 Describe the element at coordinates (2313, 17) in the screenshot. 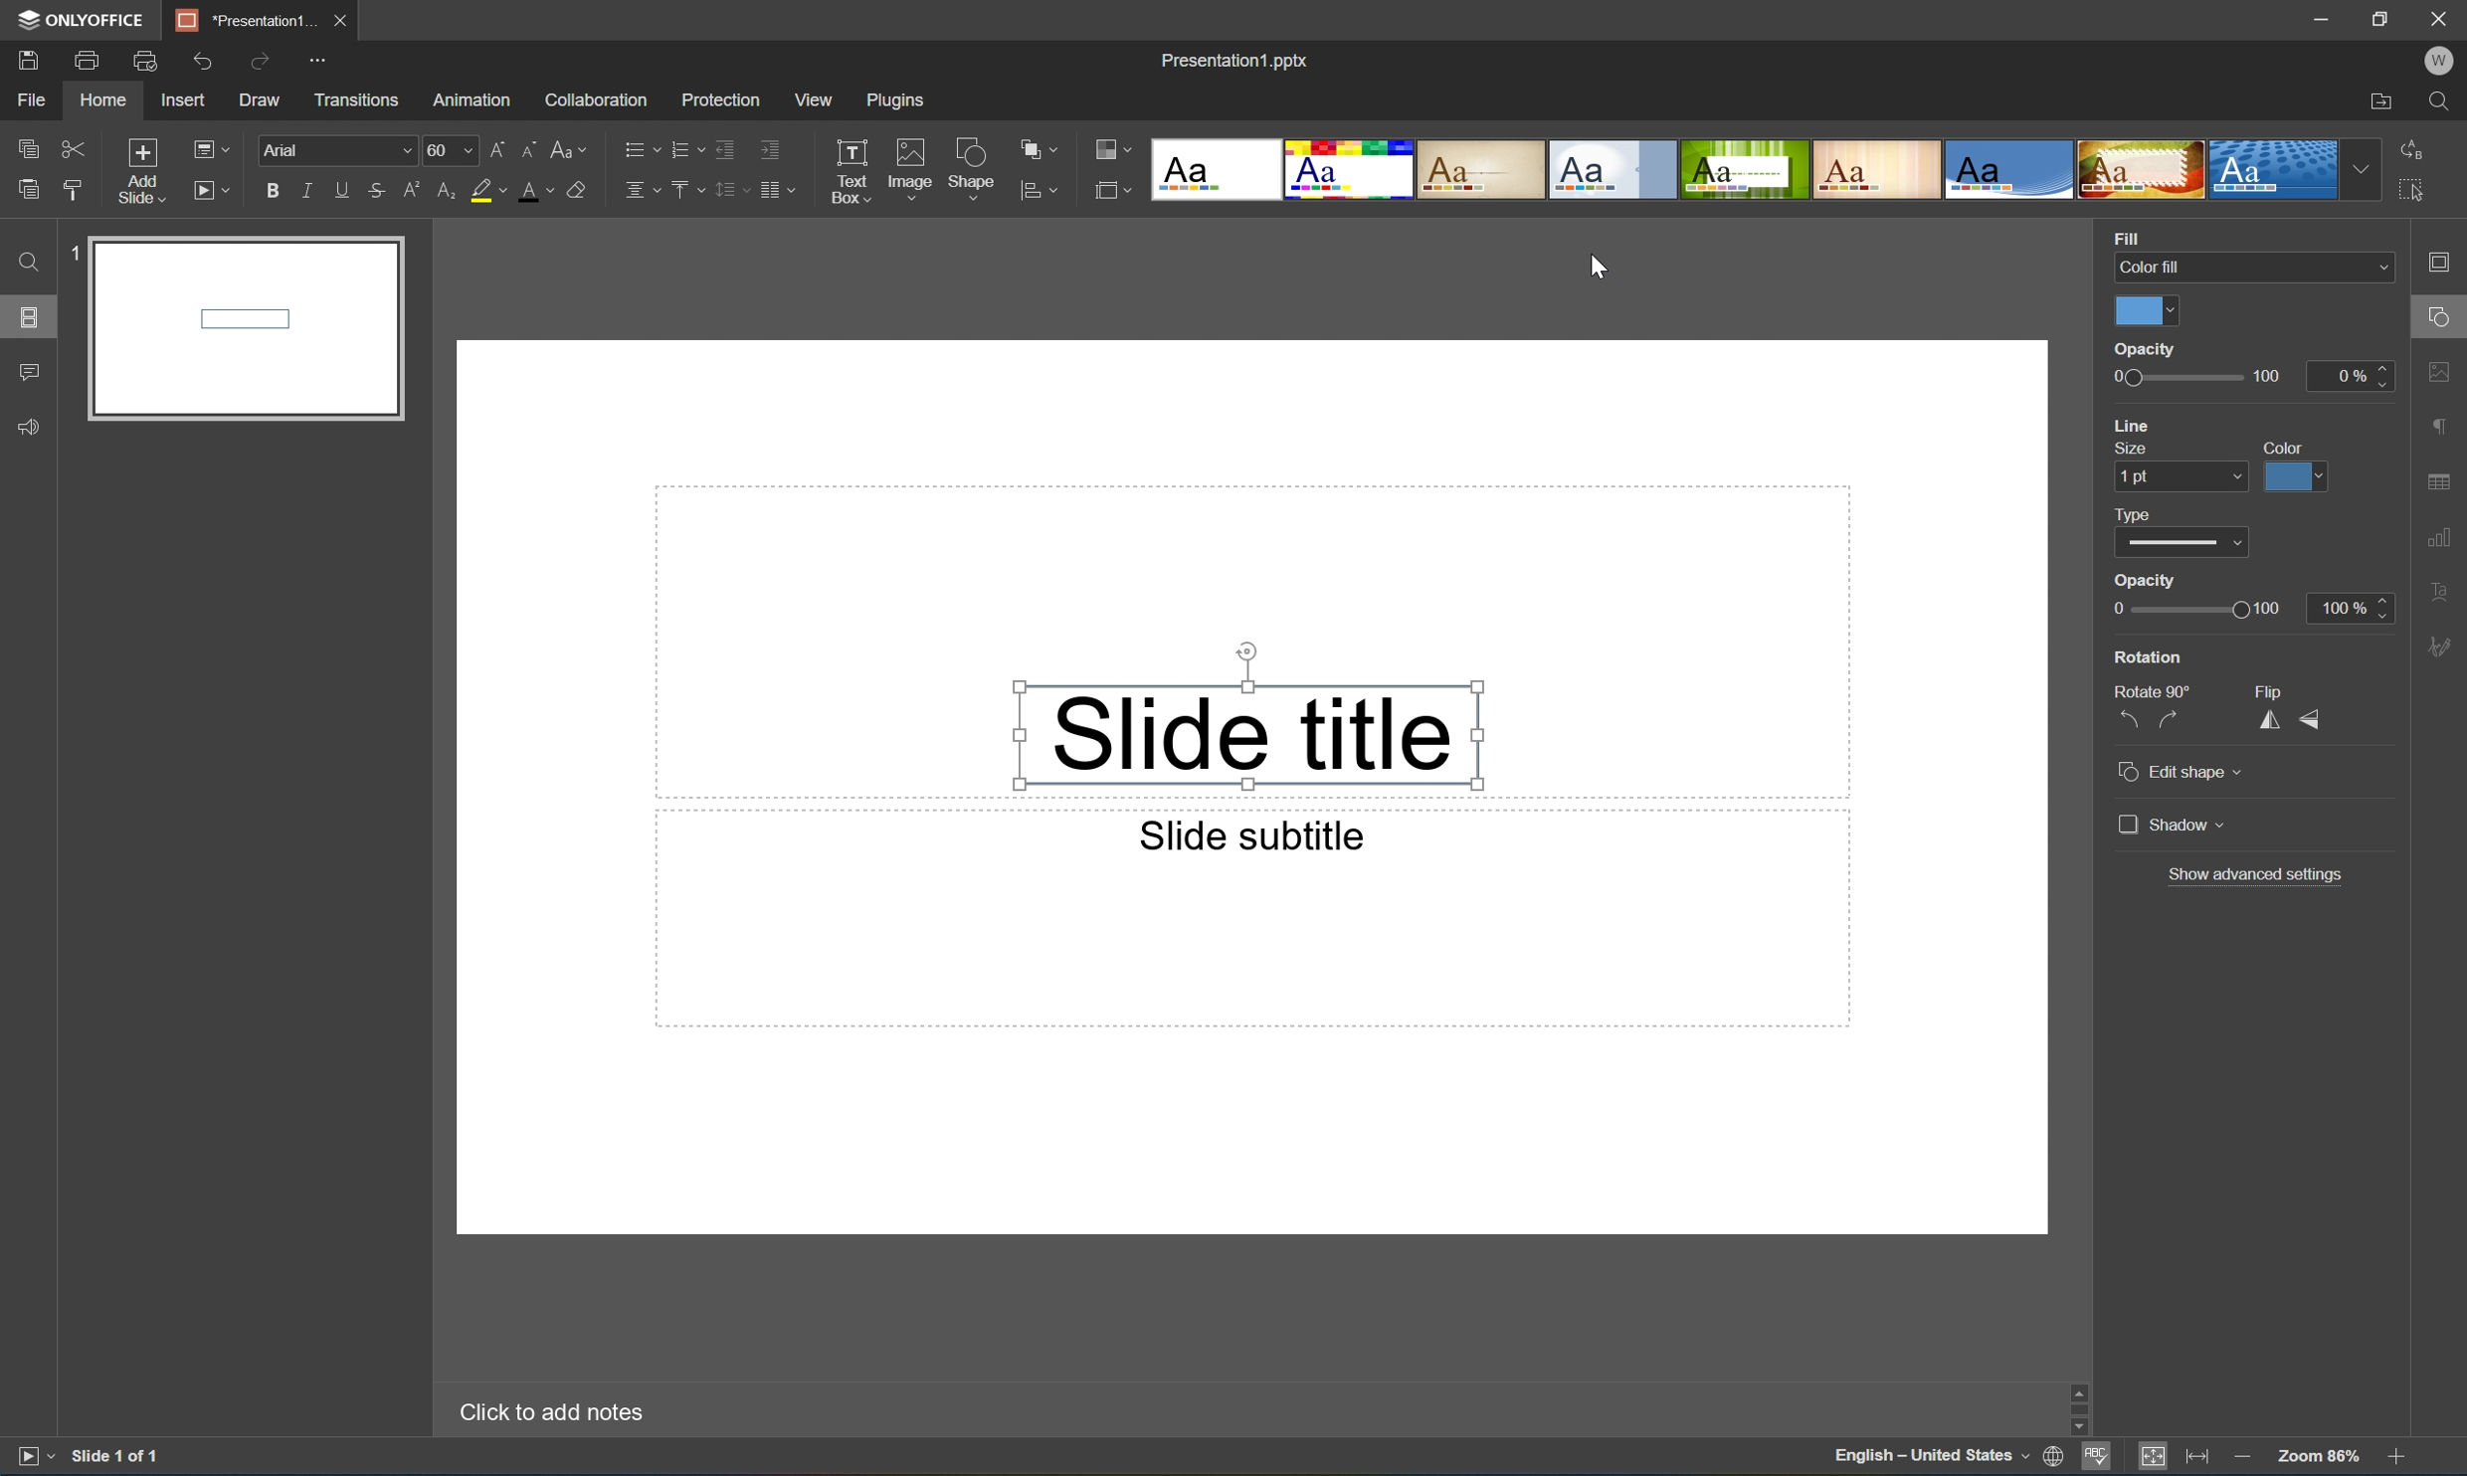

I see `Minimize` at that location.